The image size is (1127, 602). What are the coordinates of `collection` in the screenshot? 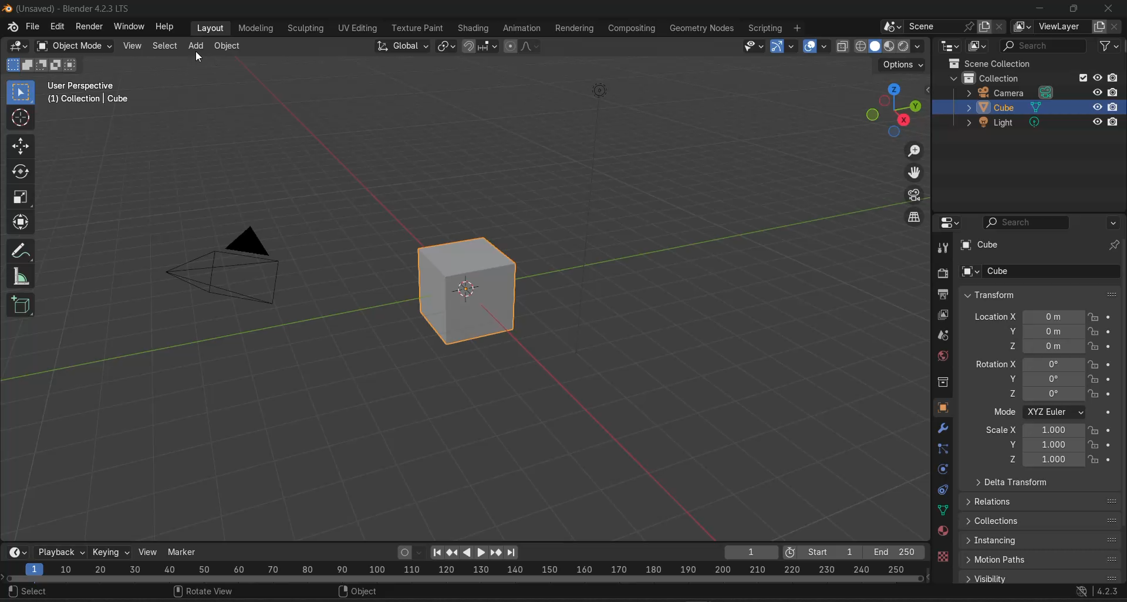 It's located at (999, 77).